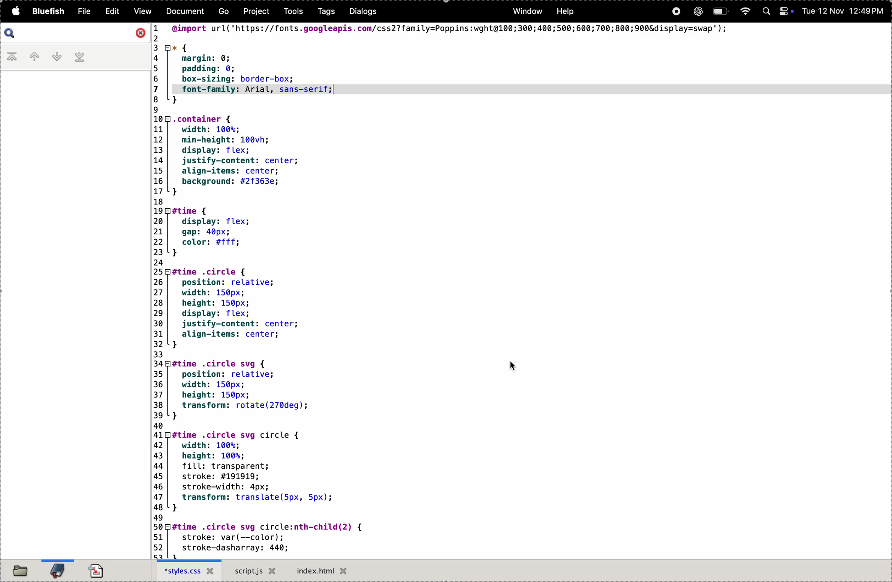  I want to click on project, so click(256, 12).